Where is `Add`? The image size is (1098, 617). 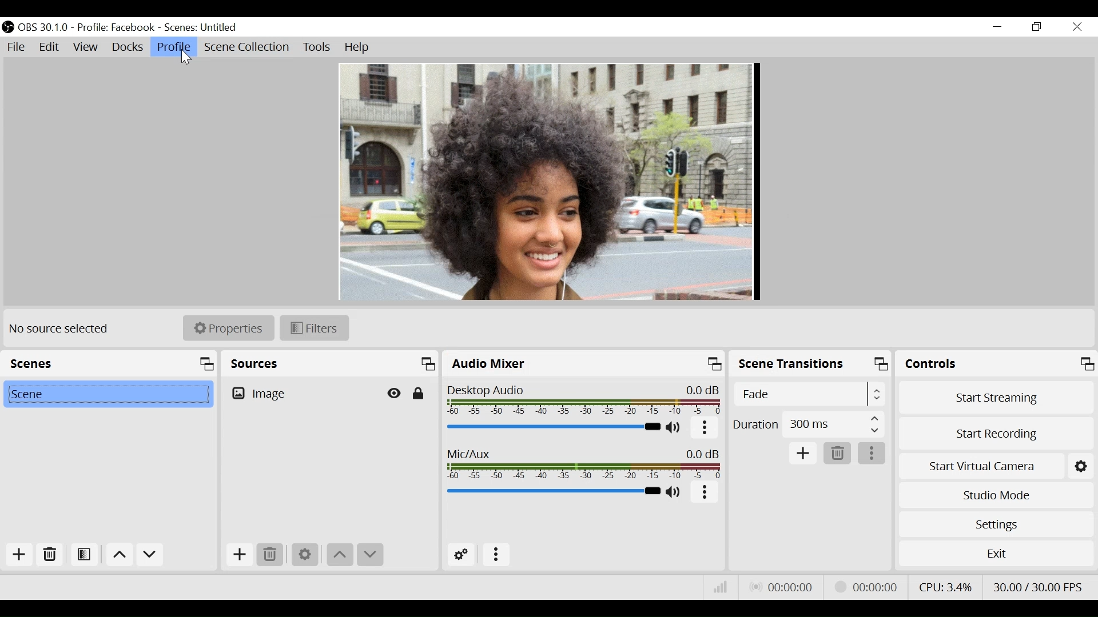 Add is located at coordinates (804, 454).